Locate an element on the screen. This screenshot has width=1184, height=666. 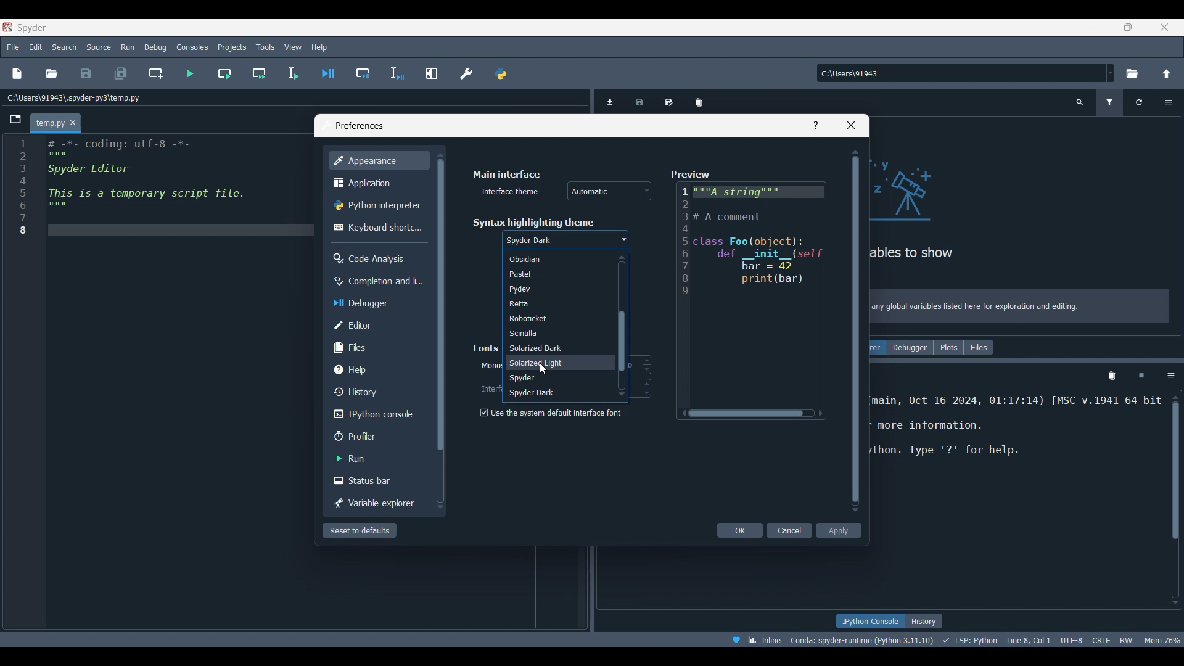
Variable explorer is located at coordinates (878, 347).